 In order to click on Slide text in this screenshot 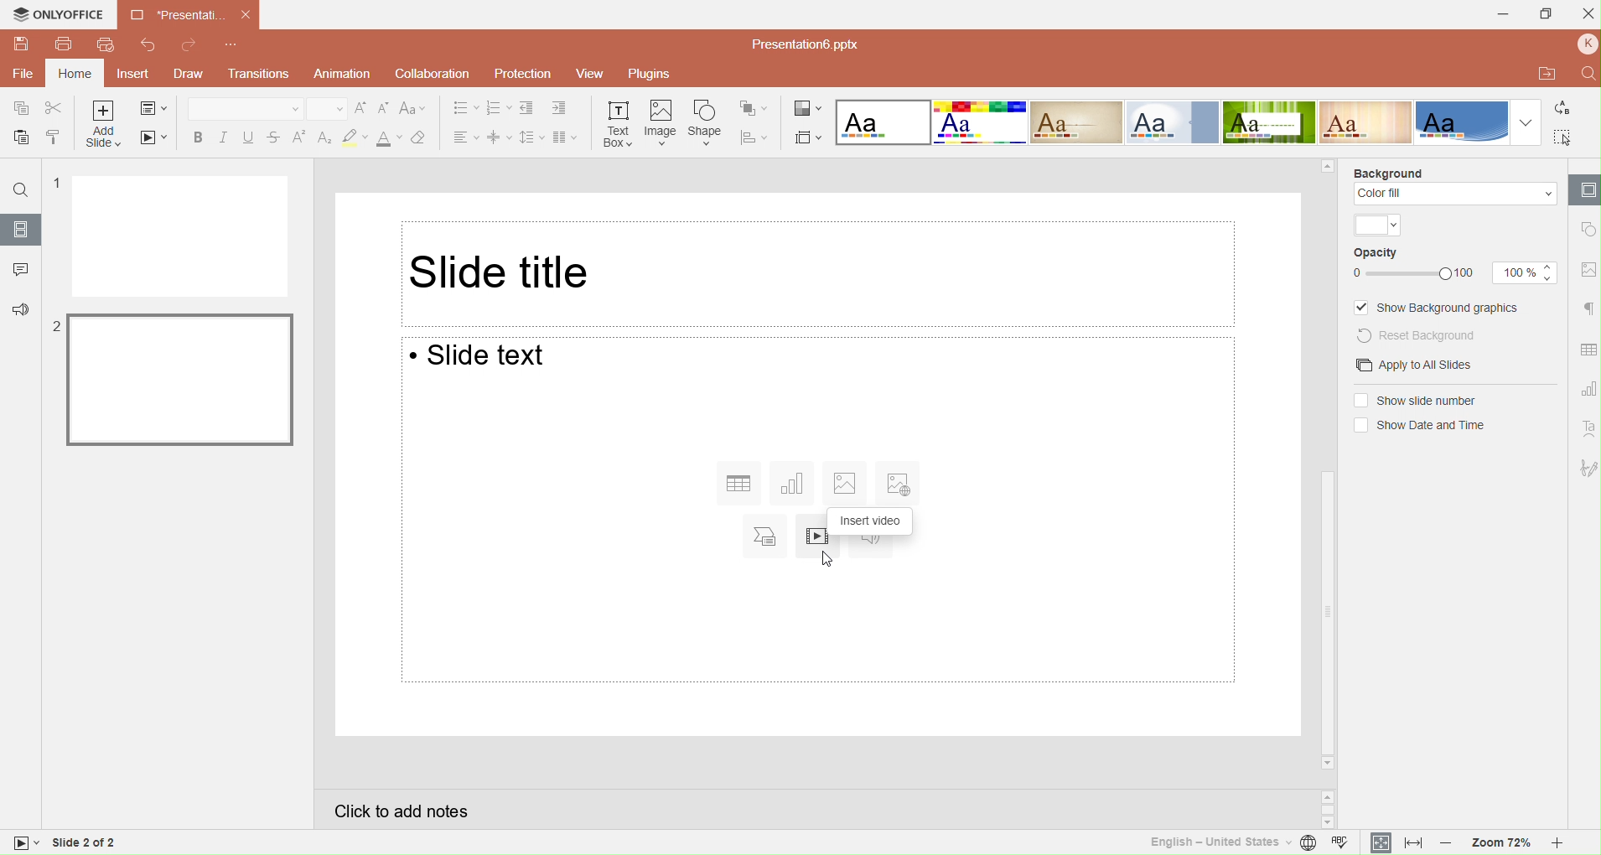, I will do `click(492, 355)`.